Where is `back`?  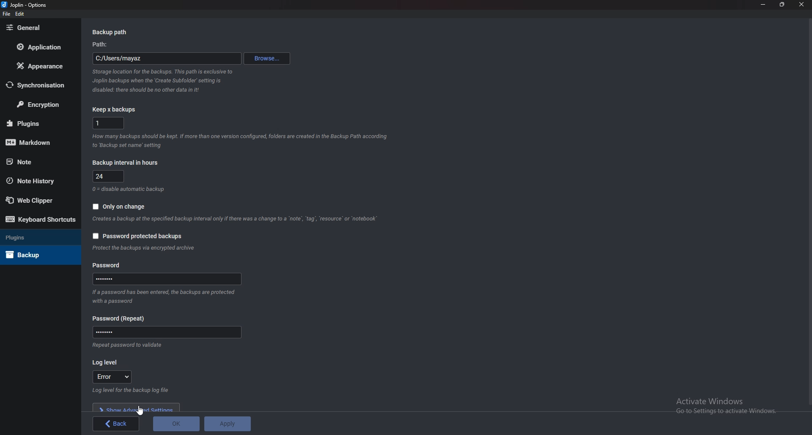
back is located at coordinates (117, 424).